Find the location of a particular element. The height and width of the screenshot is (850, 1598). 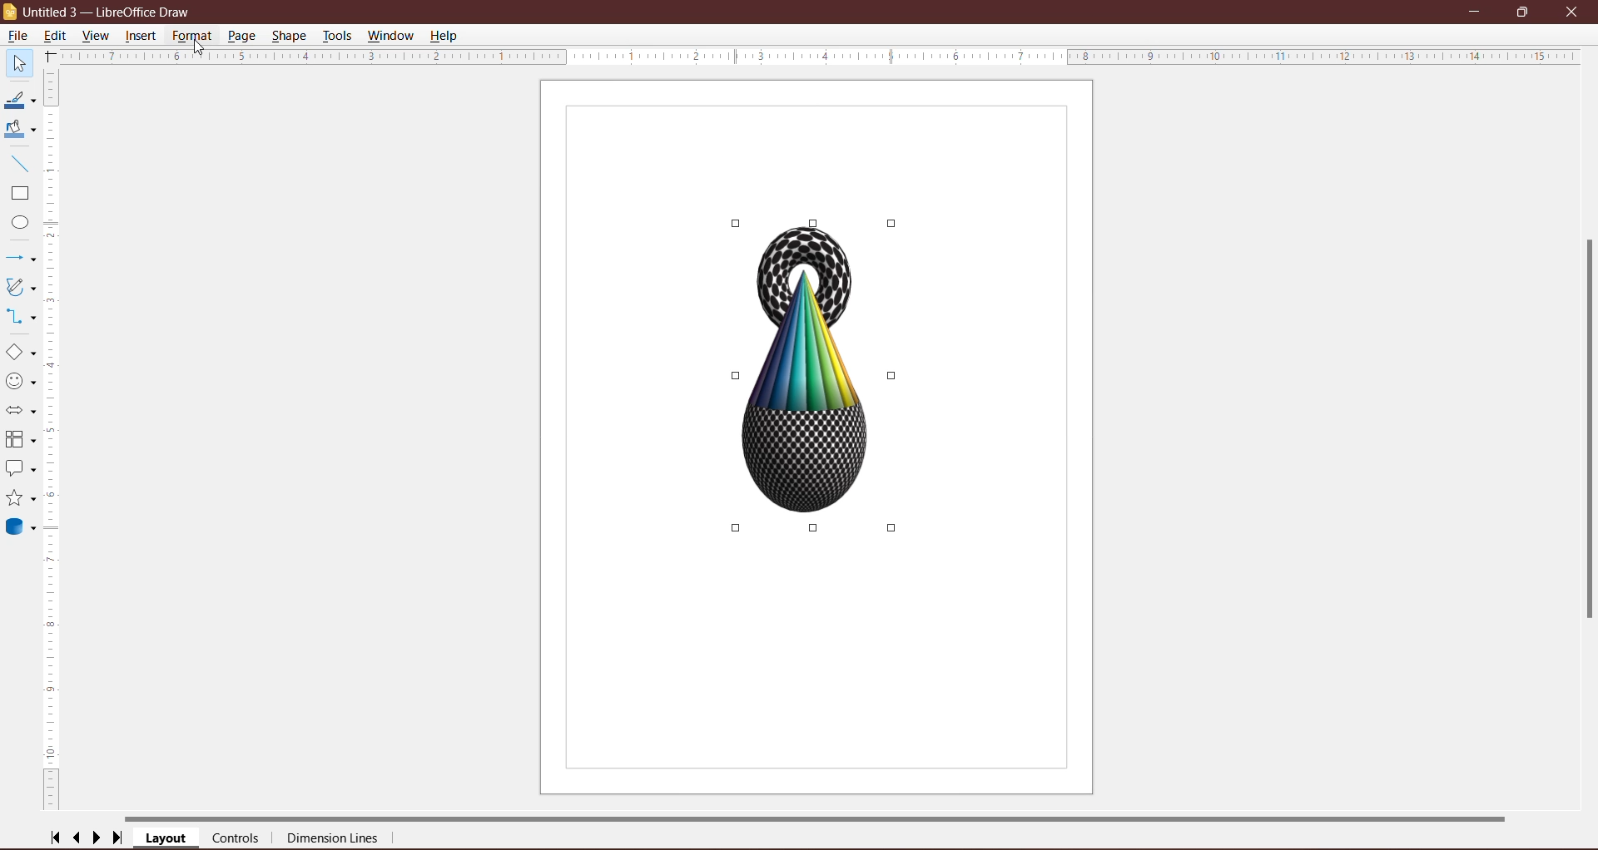

 is located at coordinates (54, 838).